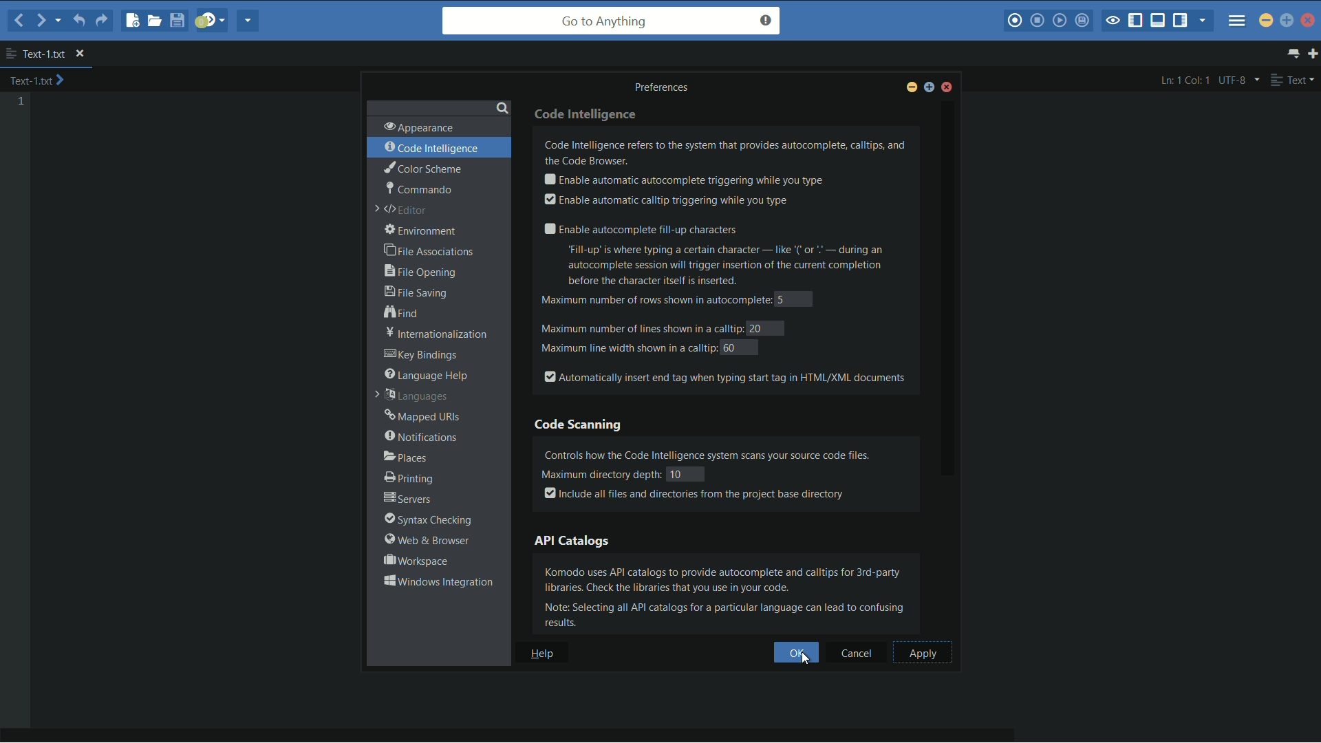  What do you see at coordinates (572, 540) in the screenshot?
I see `api catalogs` at bounding box center [572, 540].